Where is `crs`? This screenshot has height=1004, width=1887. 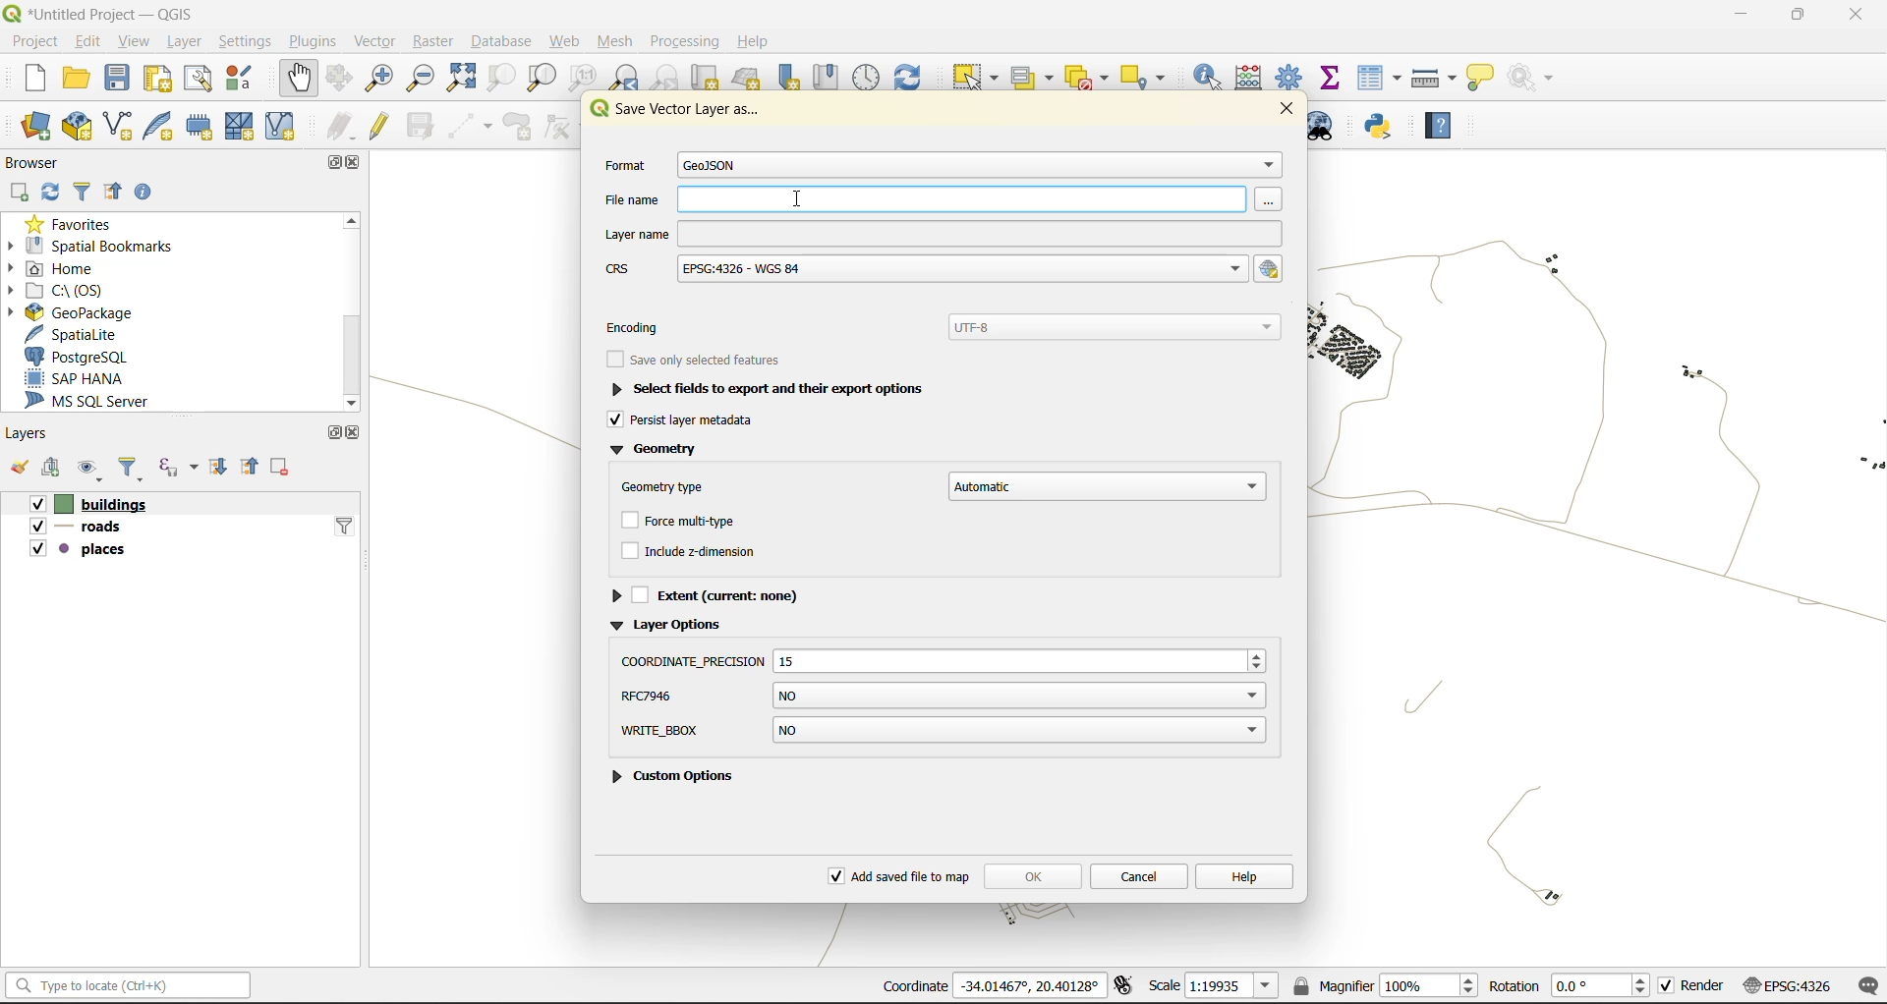 crs is located at coordinates (1791, 984).